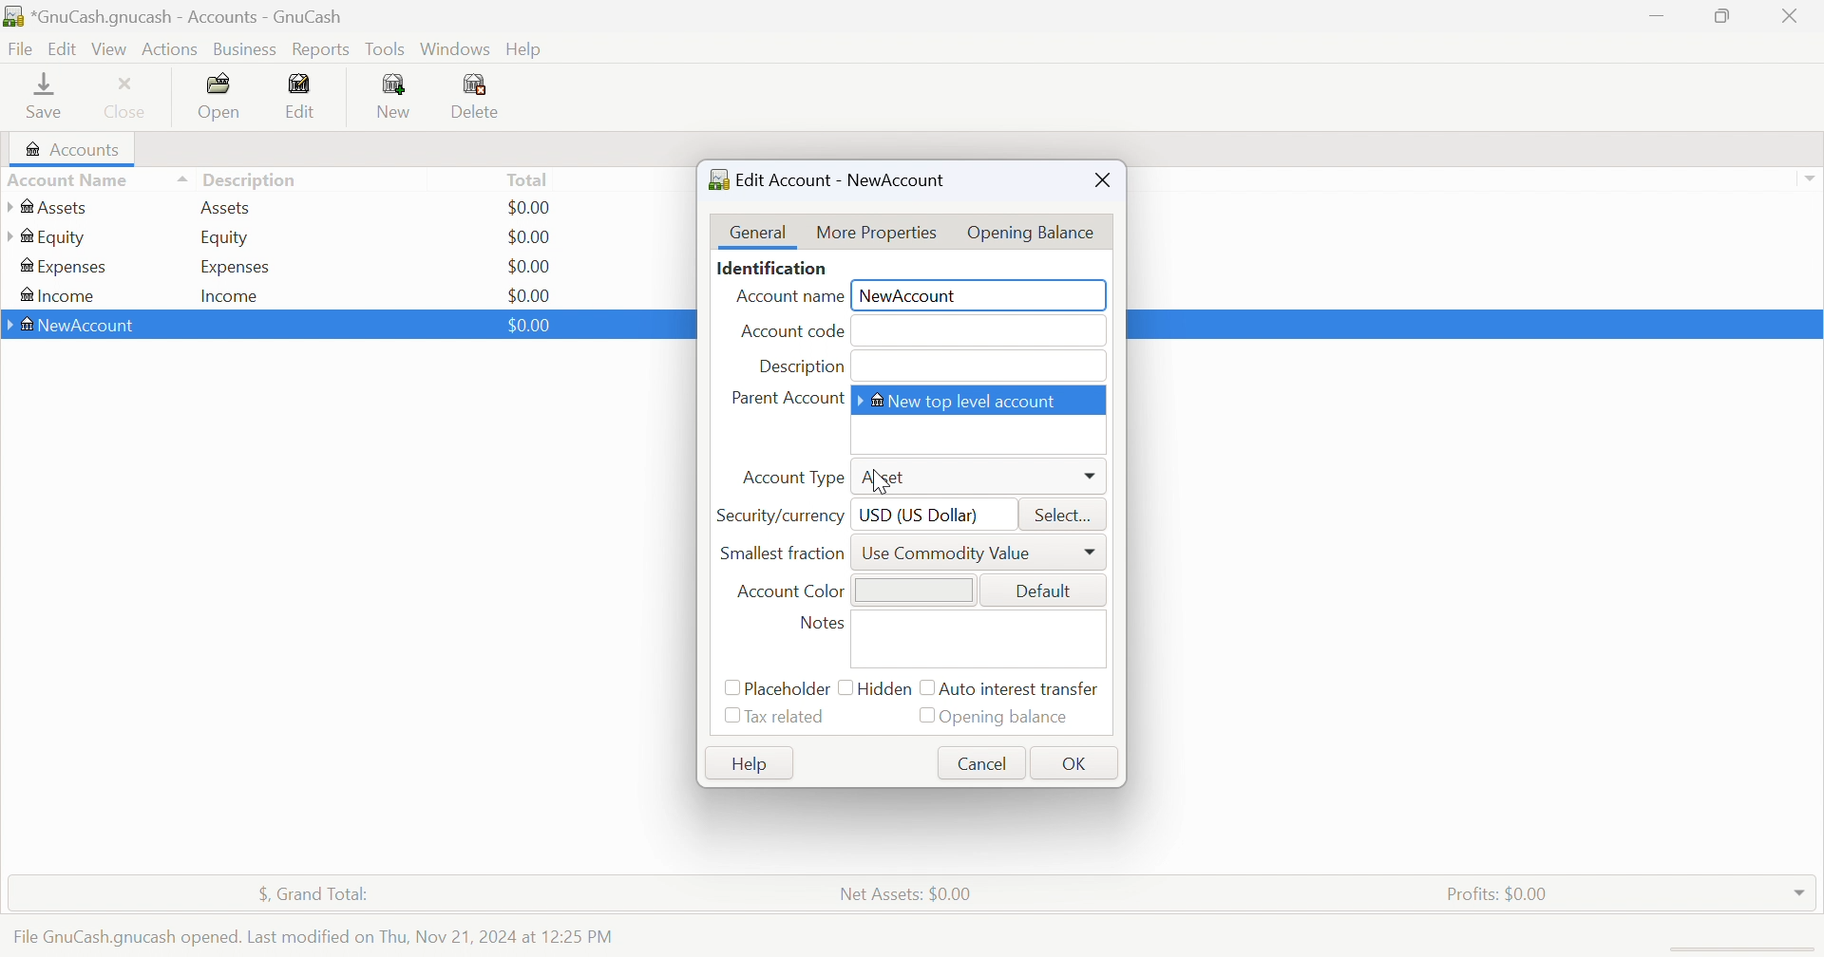 This screenshot has width=1824, height=957. What do you see at coordinates (225, 207) in the screenshot?
I see `Assets` at bounding box center [225, 207].